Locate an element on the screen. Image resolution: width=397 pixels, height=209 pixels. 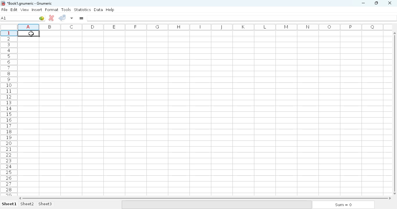
sheet1 is located at coordinates (9, 204).